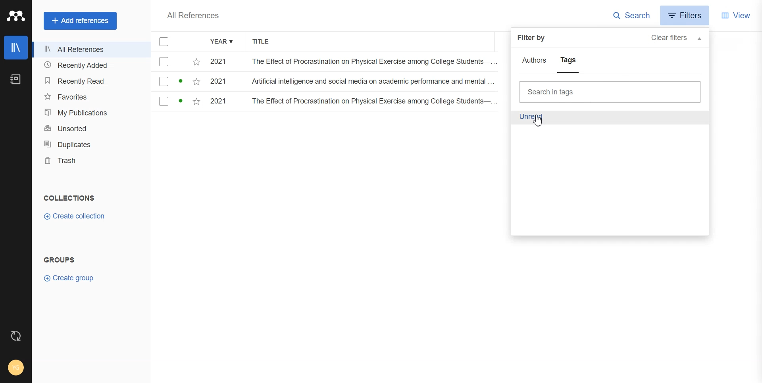 The height and width of the screenshot is (383, 762). Describe the element at coordinates (568, 62) in the screenshot. I see `Tags` at that location.